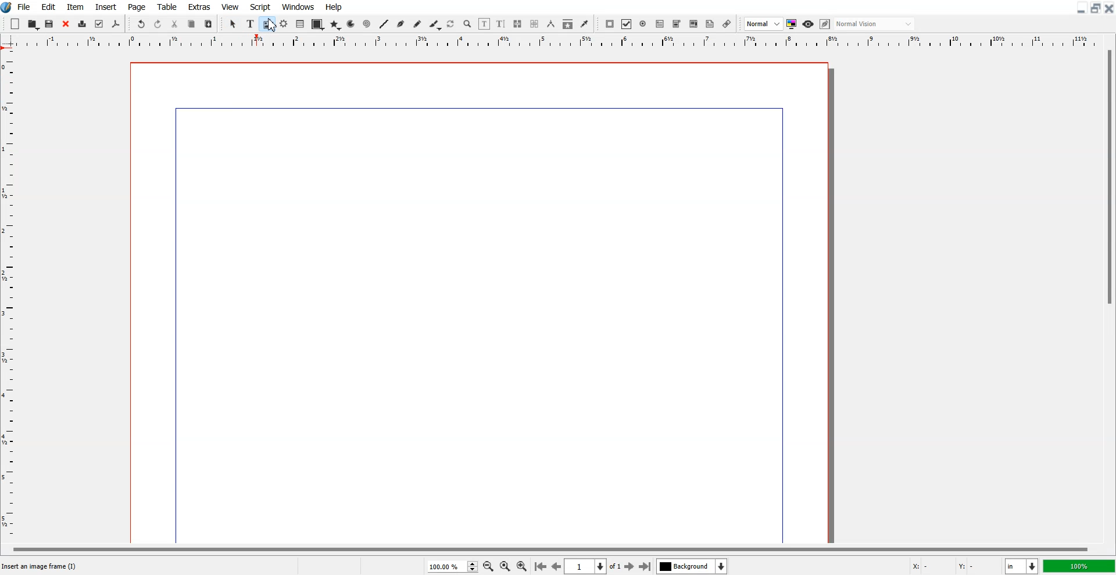 Image resolution: width=1116 pixels, height=575 pixels. What do you see at coordinates (417, 24) in the screenshot?
I see `Freehand Line` at bounding box center [417, 24].